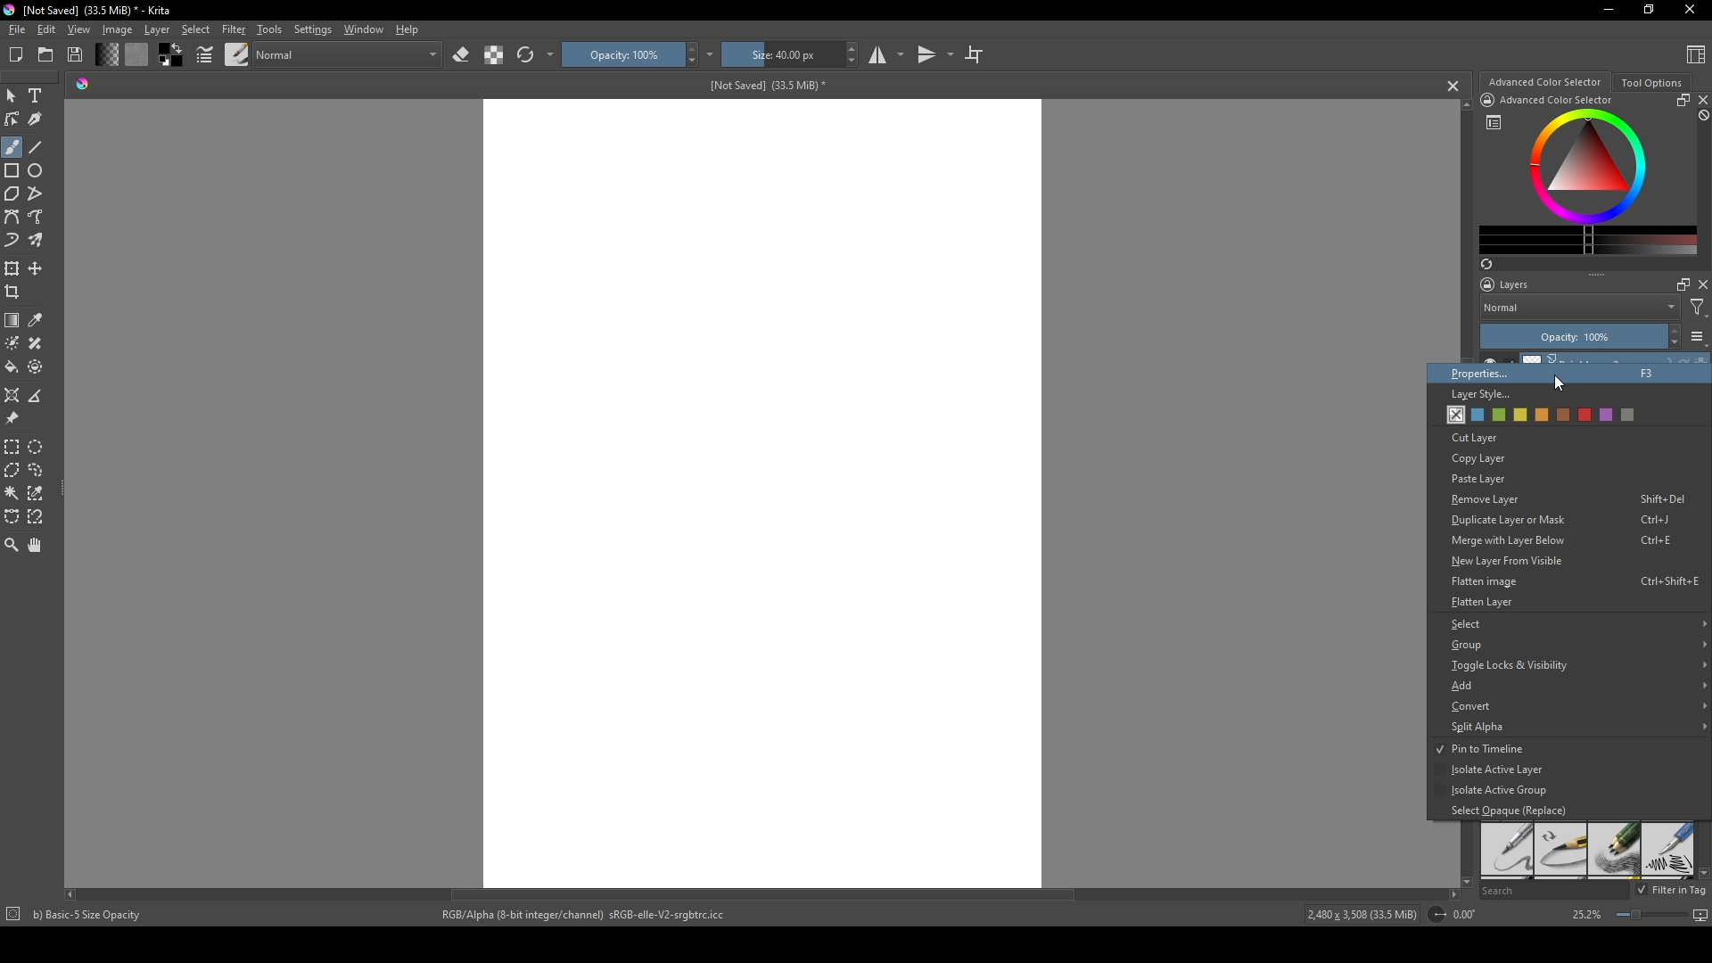 The height and width of the screenshot is (963, 1712). What do you see at coordinates (1701, 116) in the screenshot?
I see `block` at bounding box center [1701, 116].